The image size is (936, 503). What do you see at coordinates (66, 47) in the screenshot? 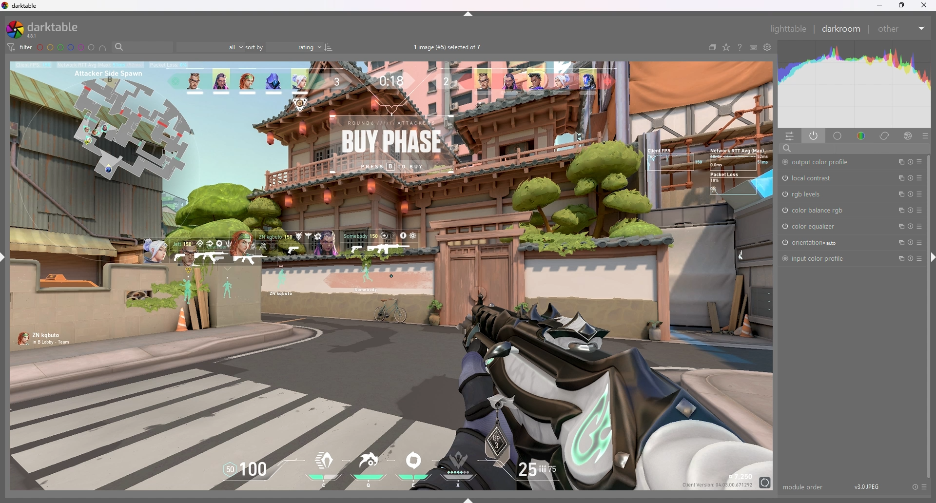
I see `color label` at bounding box center [66, 47].